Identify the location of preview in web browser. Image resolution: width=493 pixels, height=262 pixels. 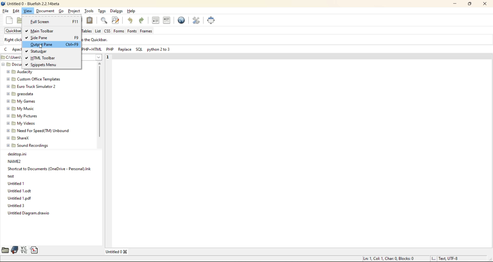
(182, 21).